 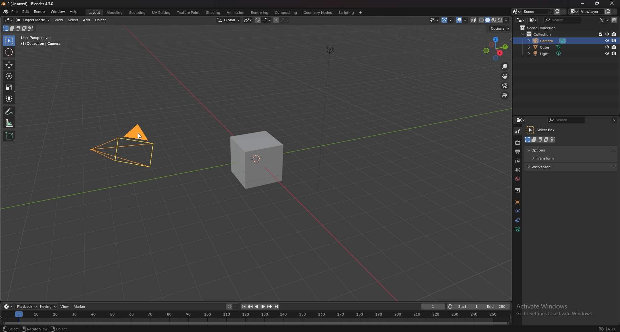 I want to click on disable in renders, so click(x=614, y=47).